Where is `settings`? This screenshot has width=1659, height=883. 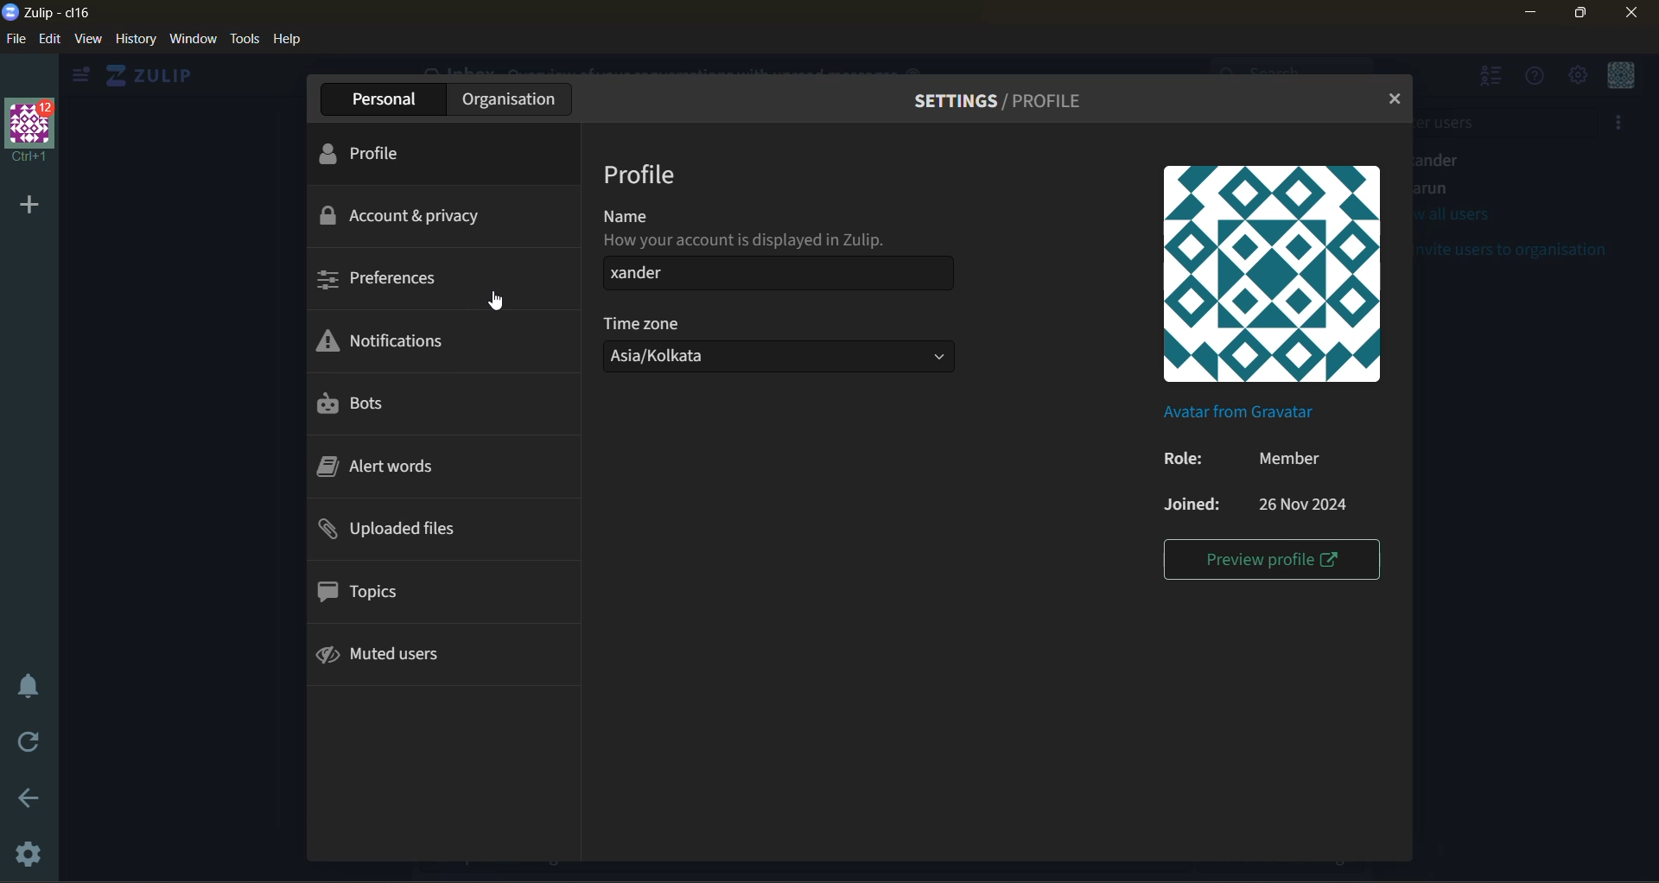 settings is located at coordinates (30, 851).